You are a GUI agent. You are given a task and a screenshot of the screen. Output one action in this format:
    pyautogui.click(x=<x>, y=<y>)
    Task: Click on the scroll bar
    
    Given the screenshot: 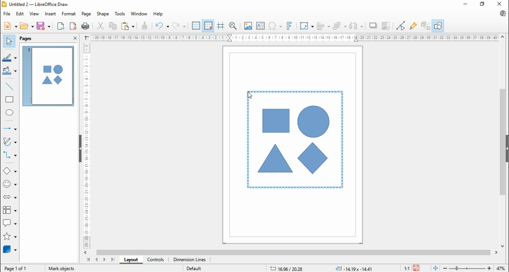 What is the action you would take?
    pyautogui.click(x=503, y=141)
    